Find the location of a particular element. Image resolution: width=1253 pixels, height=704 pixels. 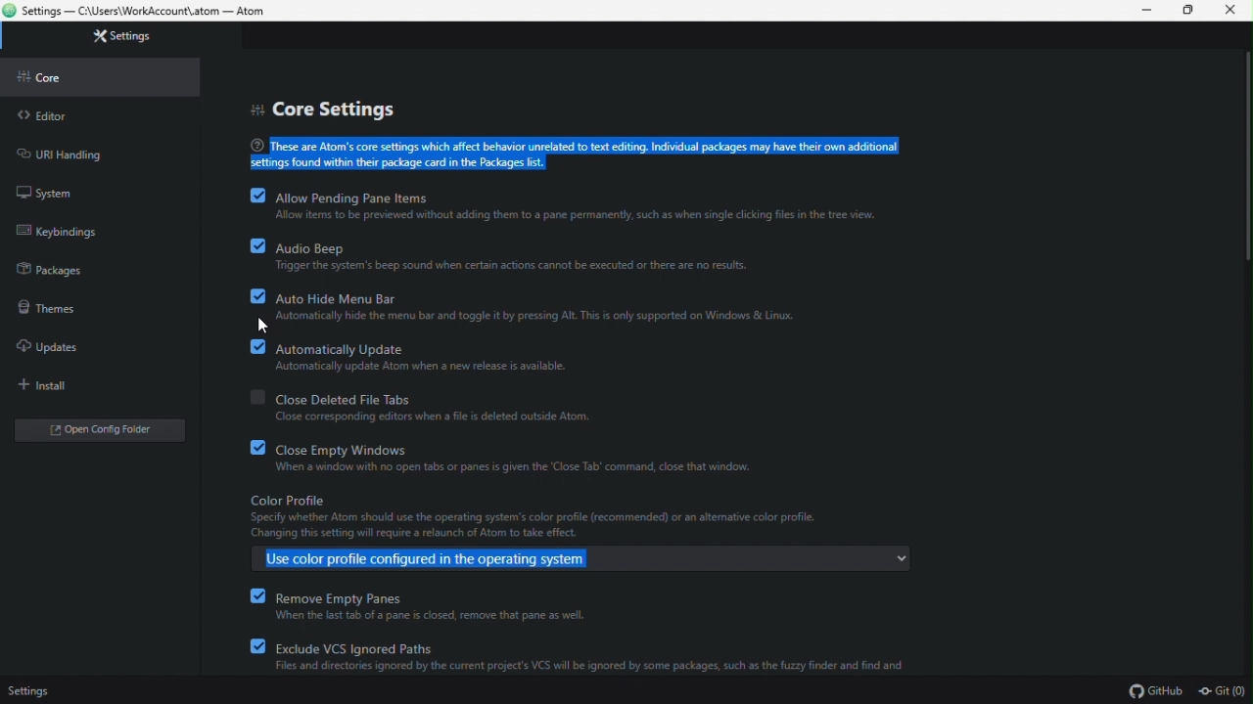

minimize is located at coordinates (1146, 10).